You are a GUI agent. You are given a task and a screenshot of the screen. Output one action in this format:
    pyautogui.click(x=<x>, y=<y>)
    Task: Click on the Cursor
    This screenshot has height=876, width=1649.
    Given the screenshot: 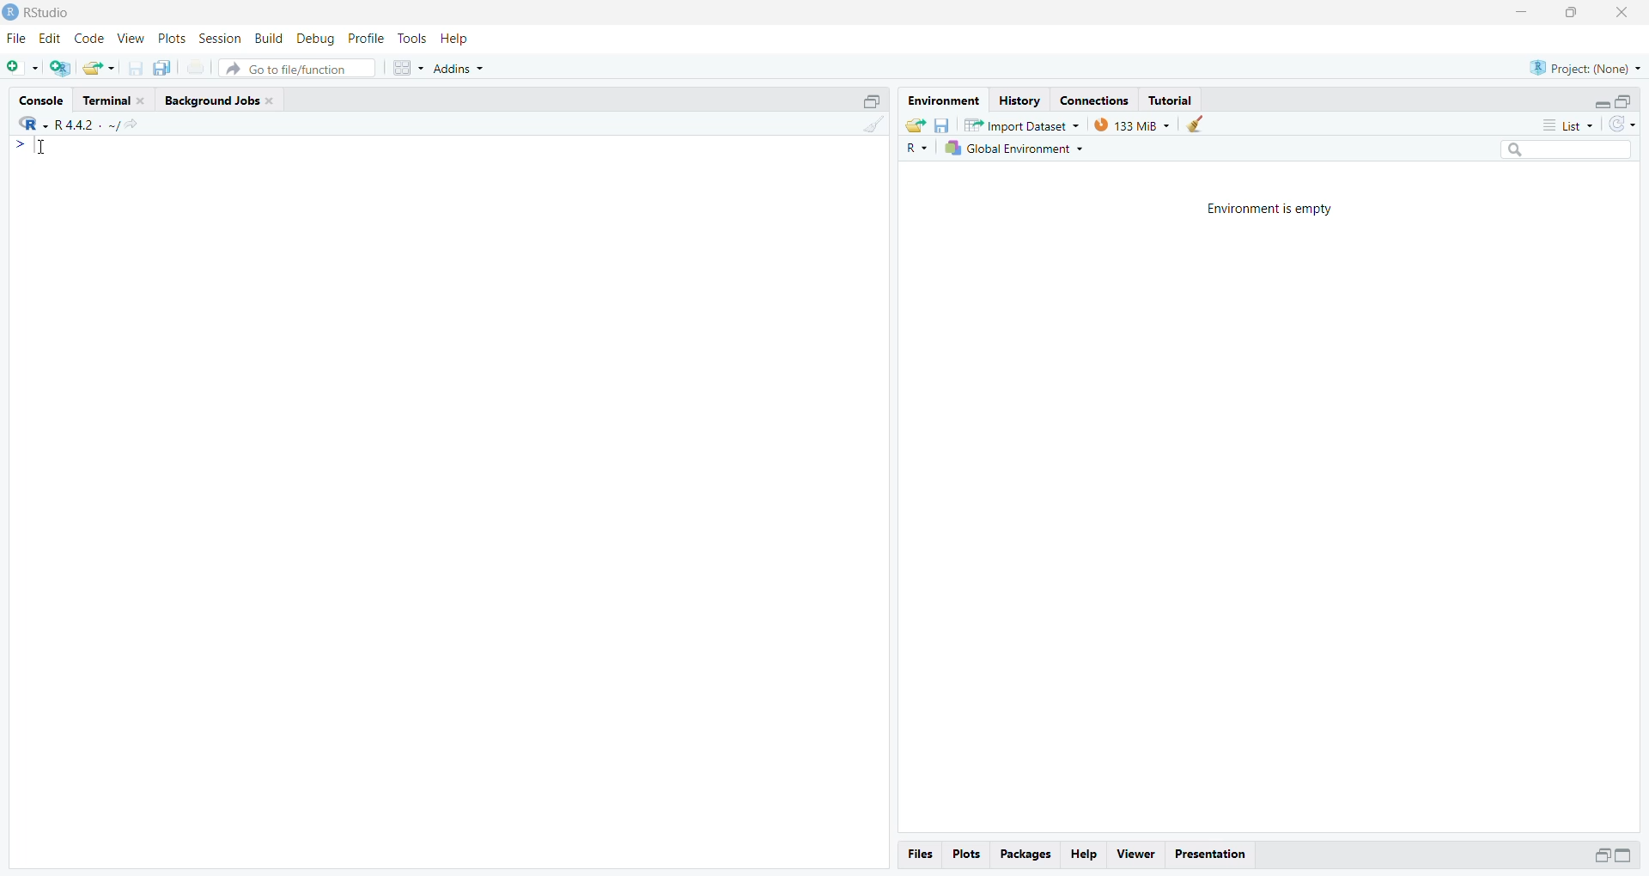 What is the action you would take?
    pyautogui.click(x=46, y=148)
    